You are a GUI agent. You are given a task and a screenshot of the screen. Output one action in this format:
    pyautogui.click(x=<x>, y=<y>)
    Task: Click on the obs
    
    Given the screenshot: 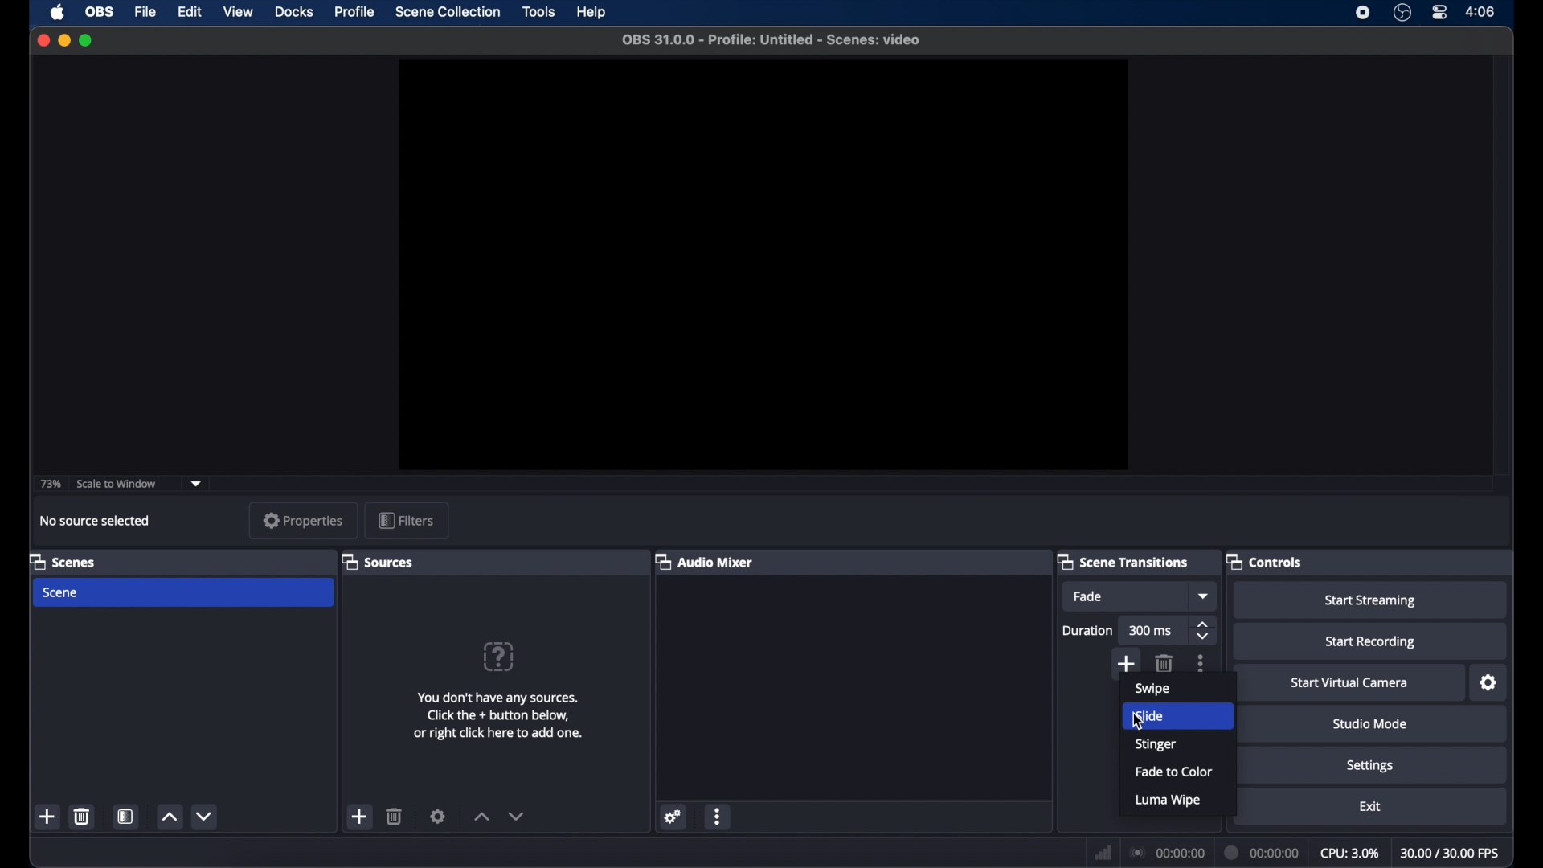 What is the action you would take?
    pyautogui.click(x=98, y=12)
    